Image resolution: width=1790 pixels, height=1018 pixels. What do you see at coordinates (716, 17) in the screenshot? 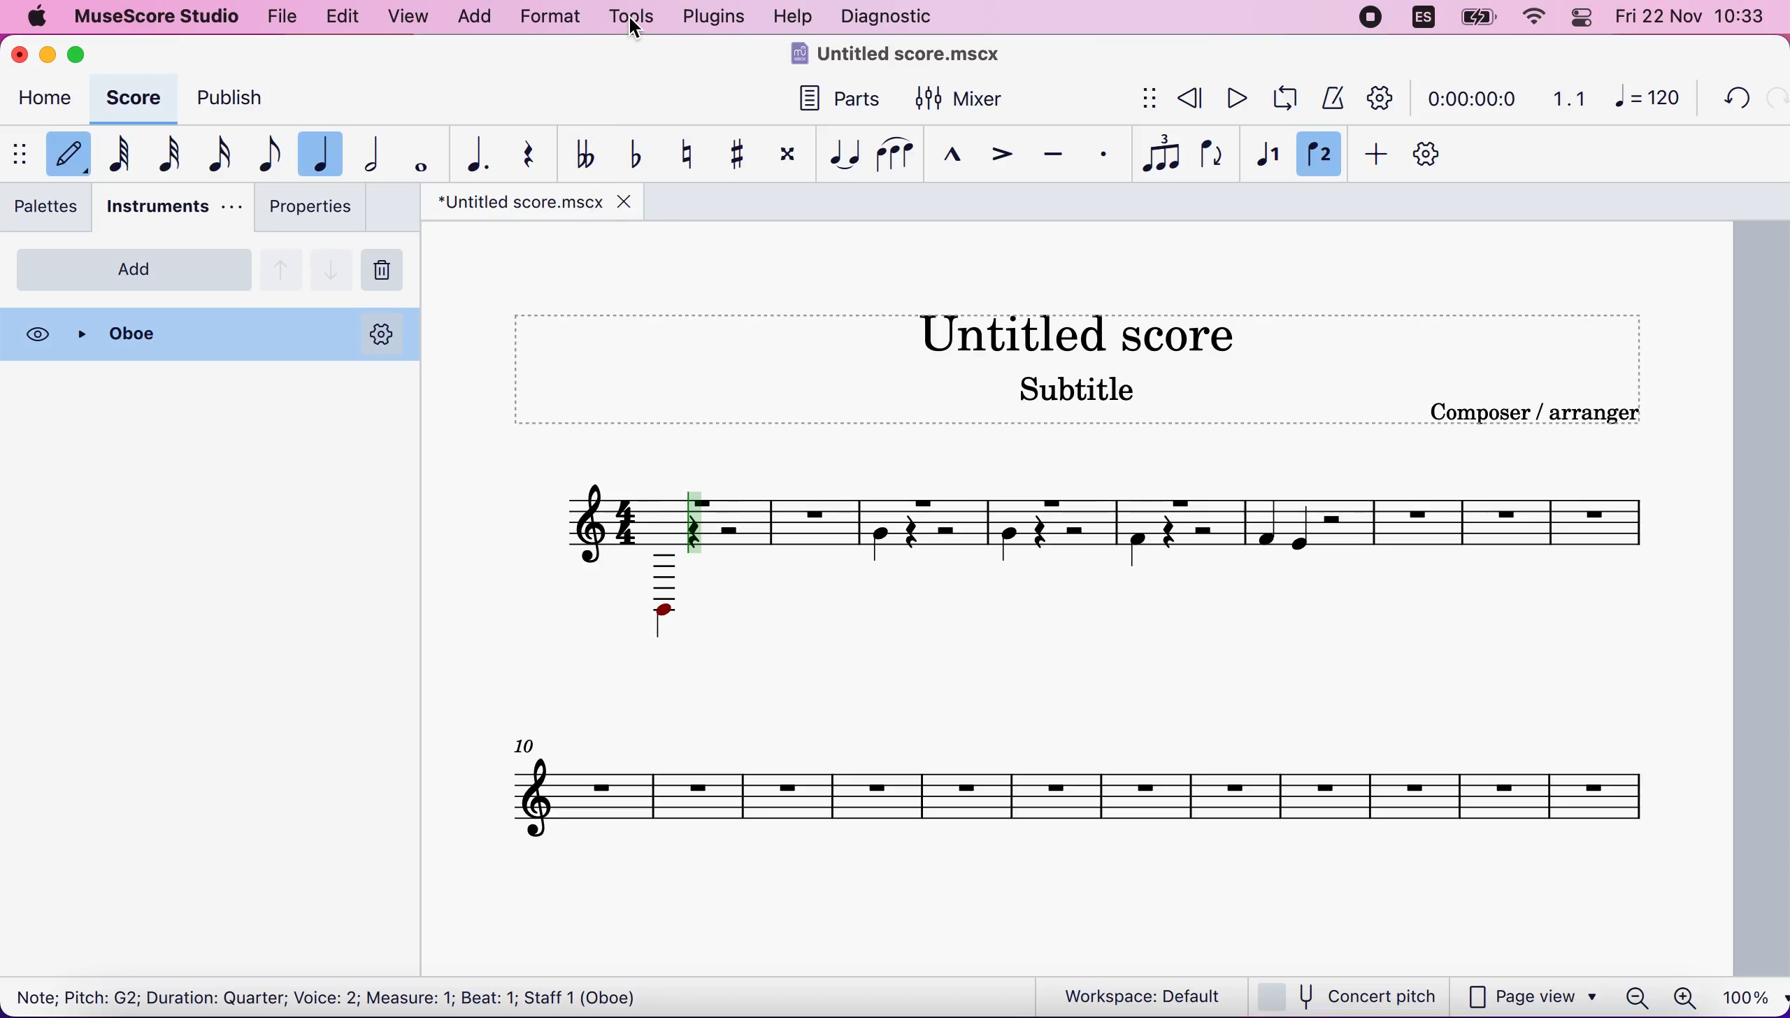
I see `plugins` at bounding box center [716, 17].